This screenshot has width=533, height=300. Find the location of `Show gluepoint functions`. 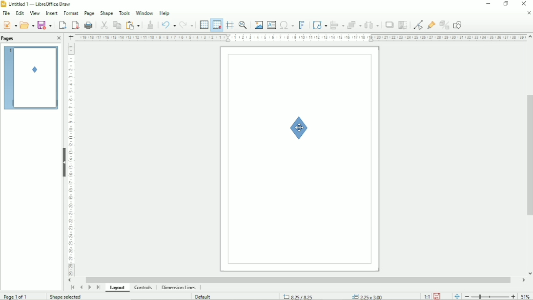

Show gluepoint functions is located at coordinates (430, 24).